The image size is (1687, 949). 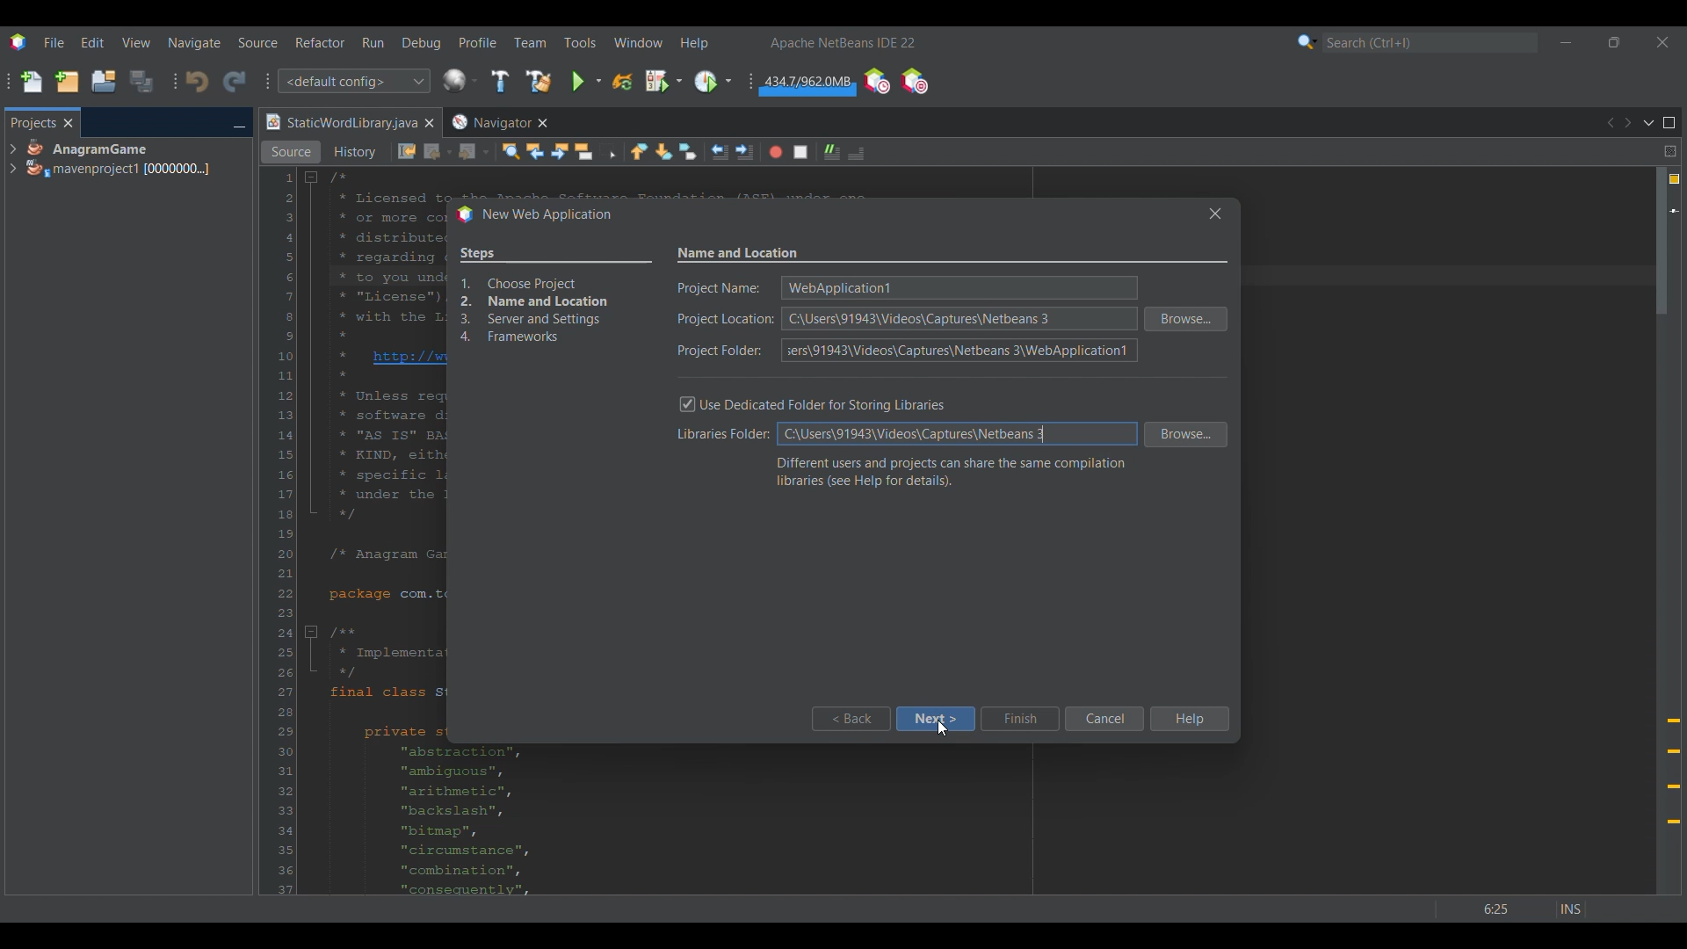 What do you see at coordinates (1430, 42) in the screenshot?
I see `Search box` at bounding box center [1430, 42].